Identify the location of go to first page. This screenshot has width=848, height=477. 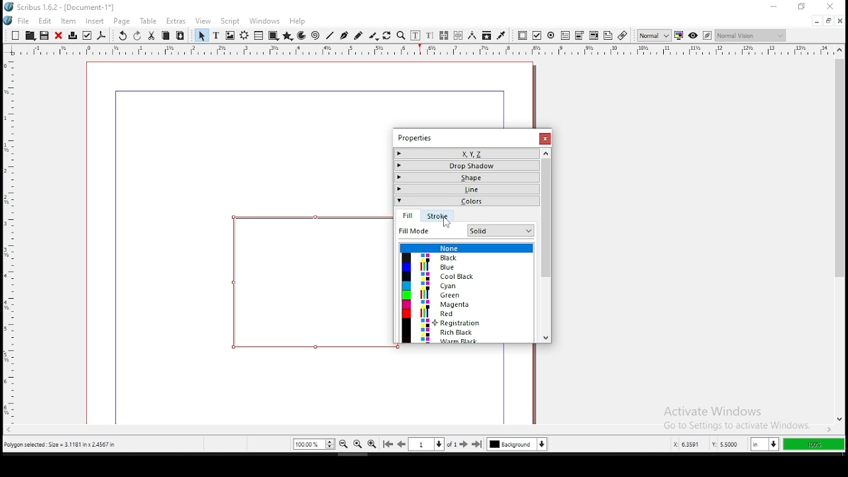
(388, 445).